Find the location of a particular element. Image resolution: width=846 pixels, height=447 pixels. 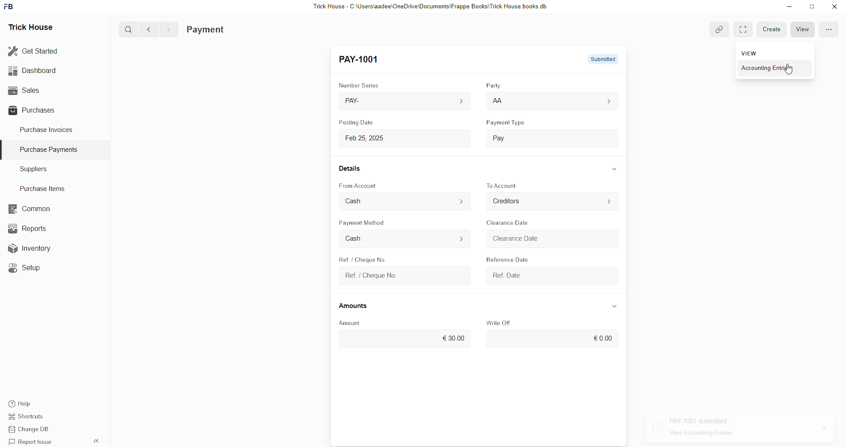

Feb 25,2025 is located at coordinates (374, 138).